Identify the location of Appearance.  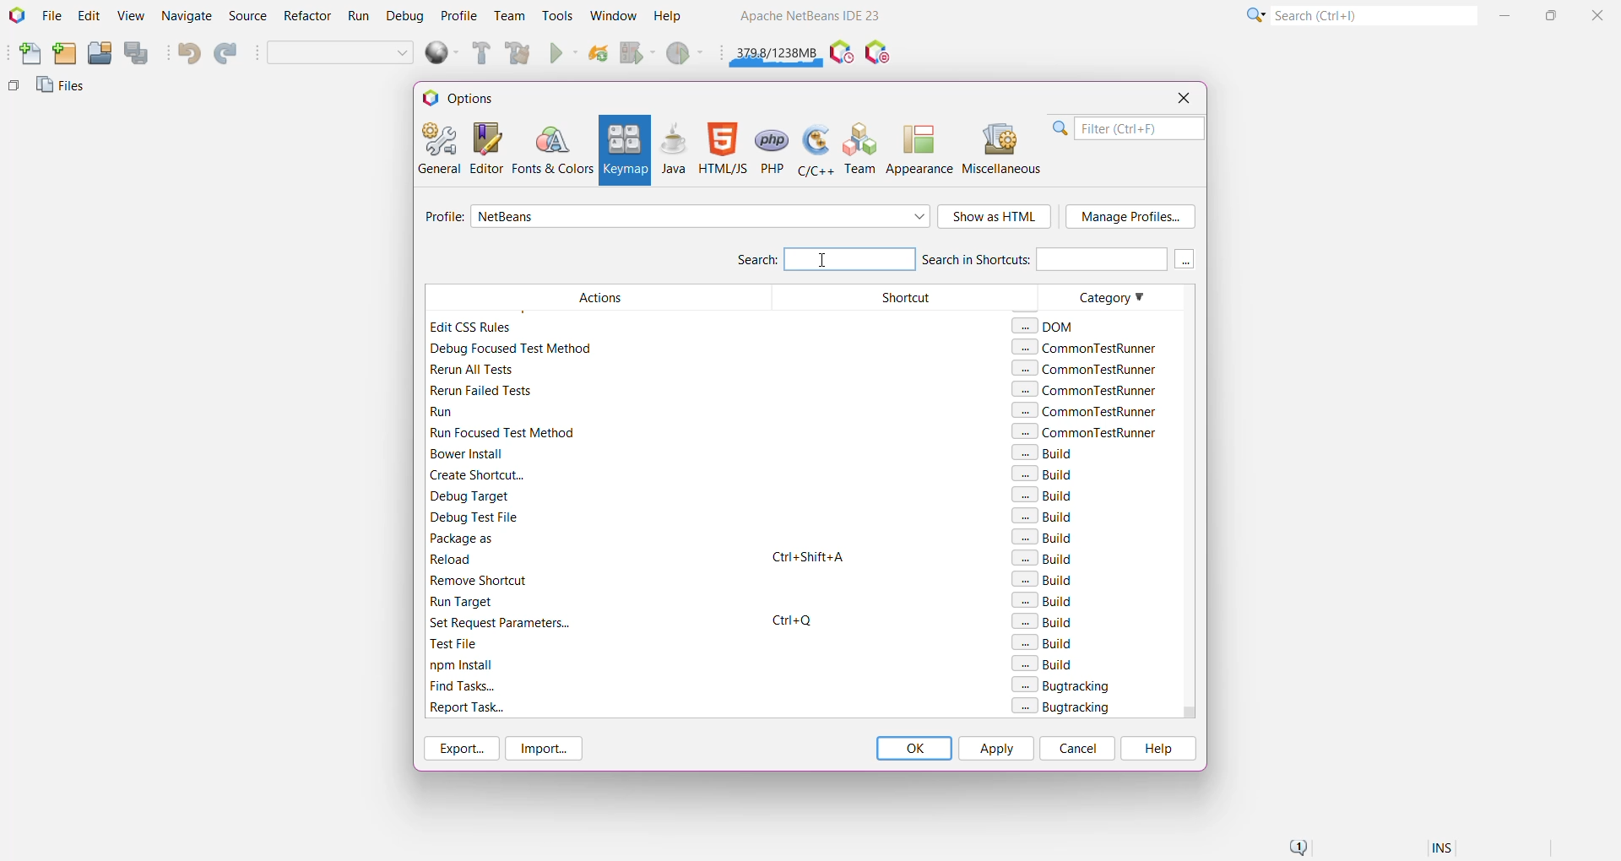
(919, 149).